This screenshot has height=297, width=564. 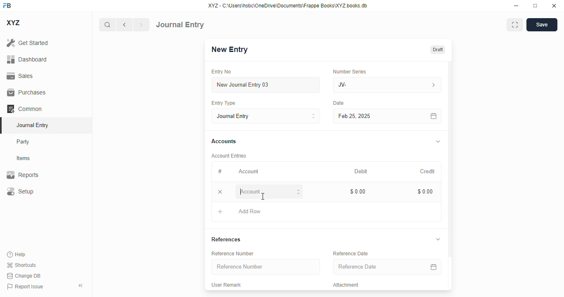 What do you see at coordinates (270, 191) in the screenshot?
I see `account - typing` at bounding box center [270, 191].